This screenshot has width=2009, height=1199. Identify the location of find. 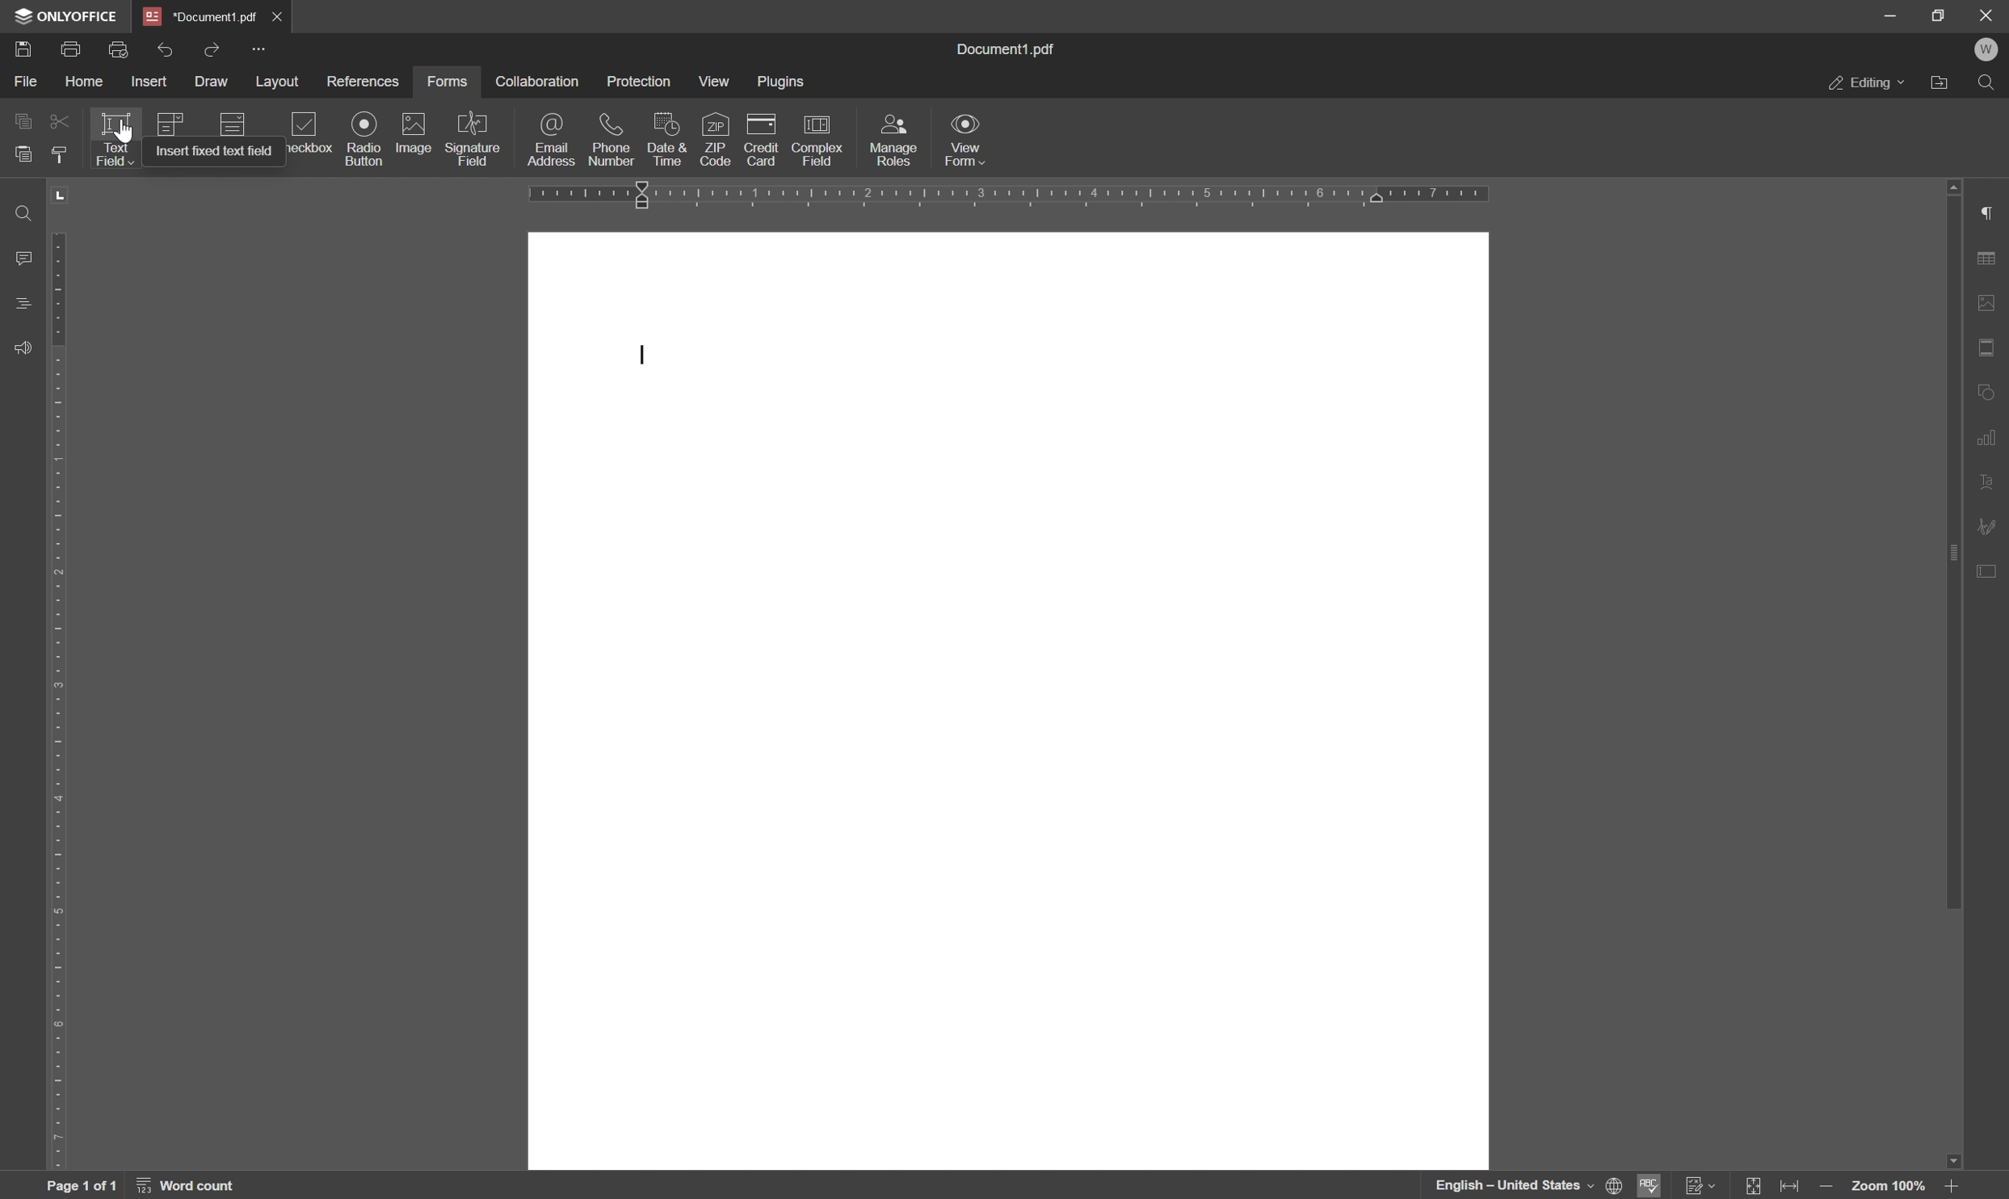
(1990, 83).